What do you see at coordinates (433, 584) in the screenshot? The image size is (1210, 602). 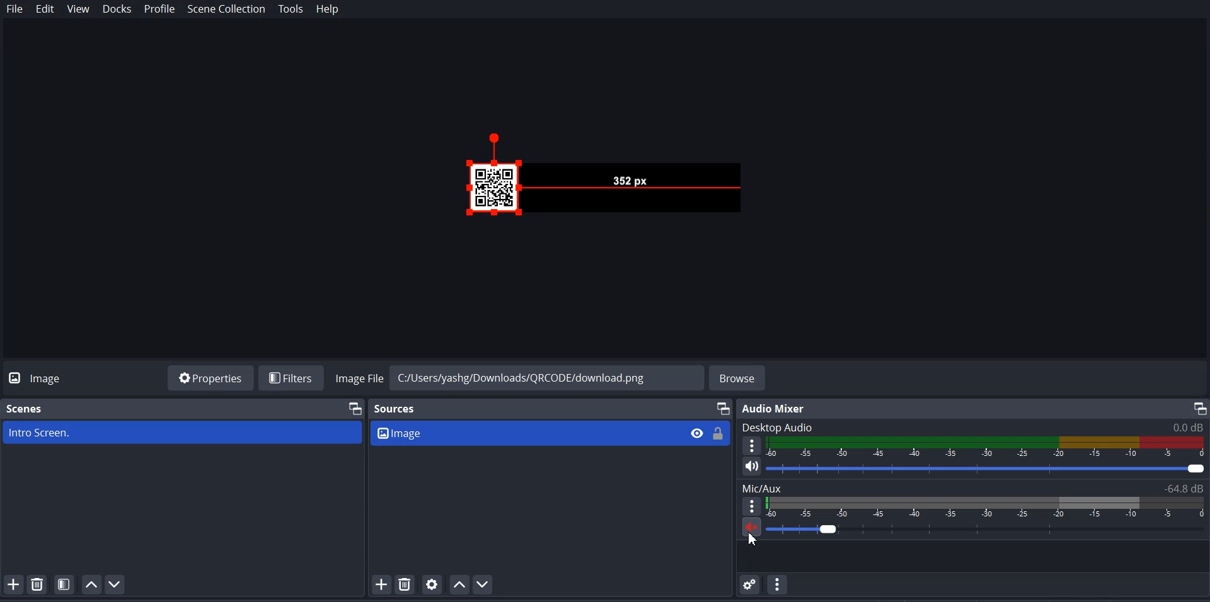 I see `Open source Properties` at bounding box center [433, 584].